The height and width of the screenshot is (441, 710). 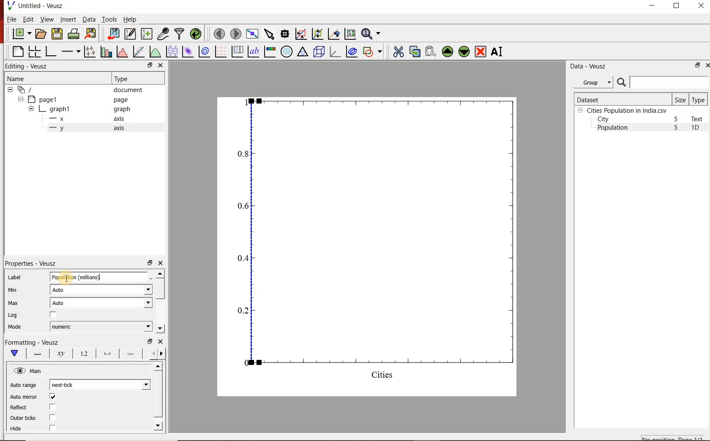 I want to click on restore, so click(x=698, y=65).